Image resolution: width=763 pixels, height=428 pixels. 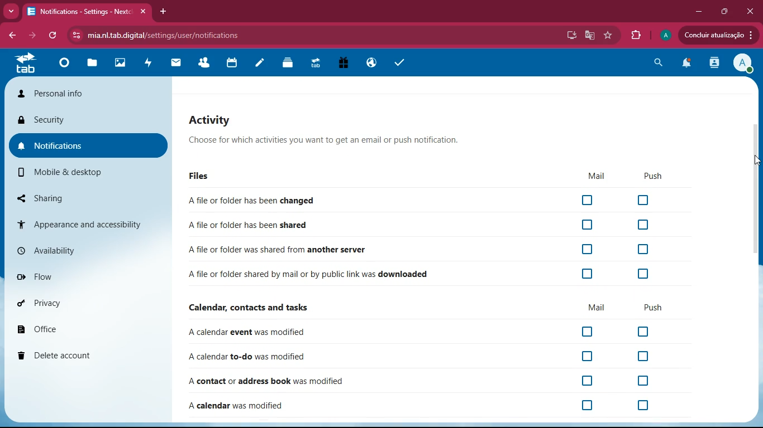 What do you see at coordinates (642, 330) in the screenshot?
I see `off` at bounding box center [642, 330].